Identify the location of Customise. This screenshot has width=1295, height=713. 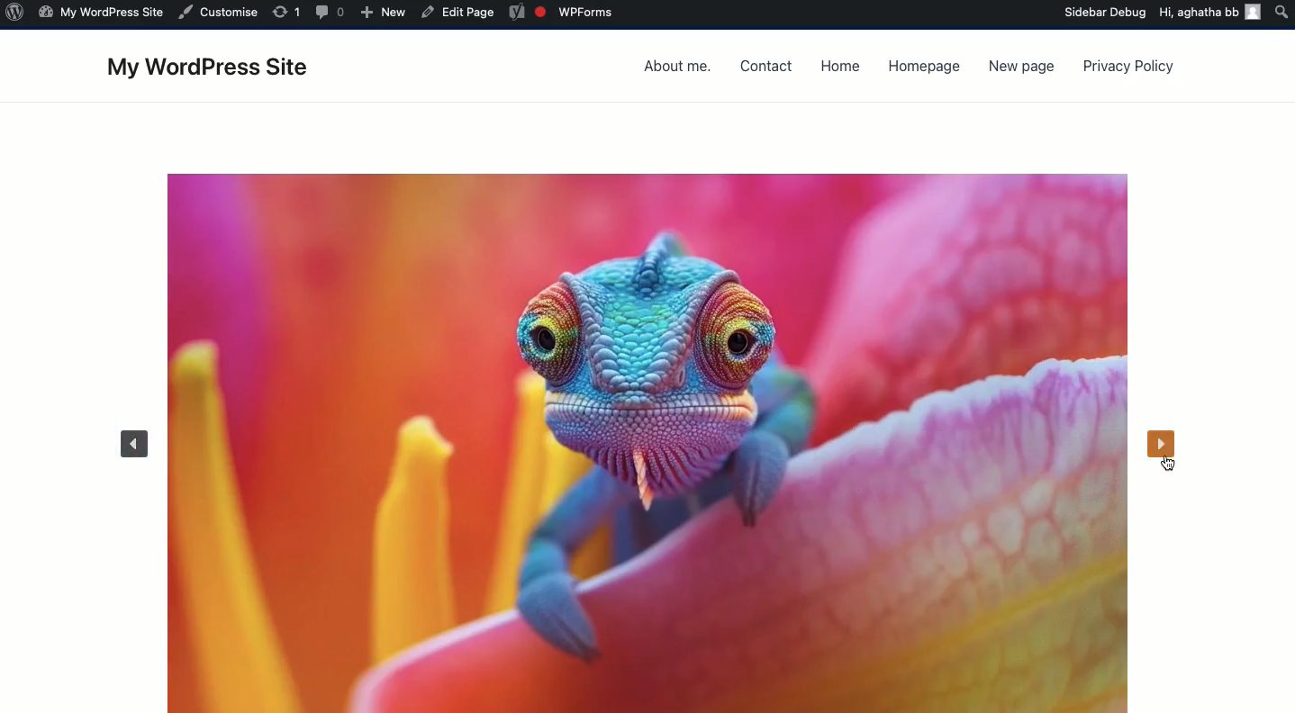
(221, 12).